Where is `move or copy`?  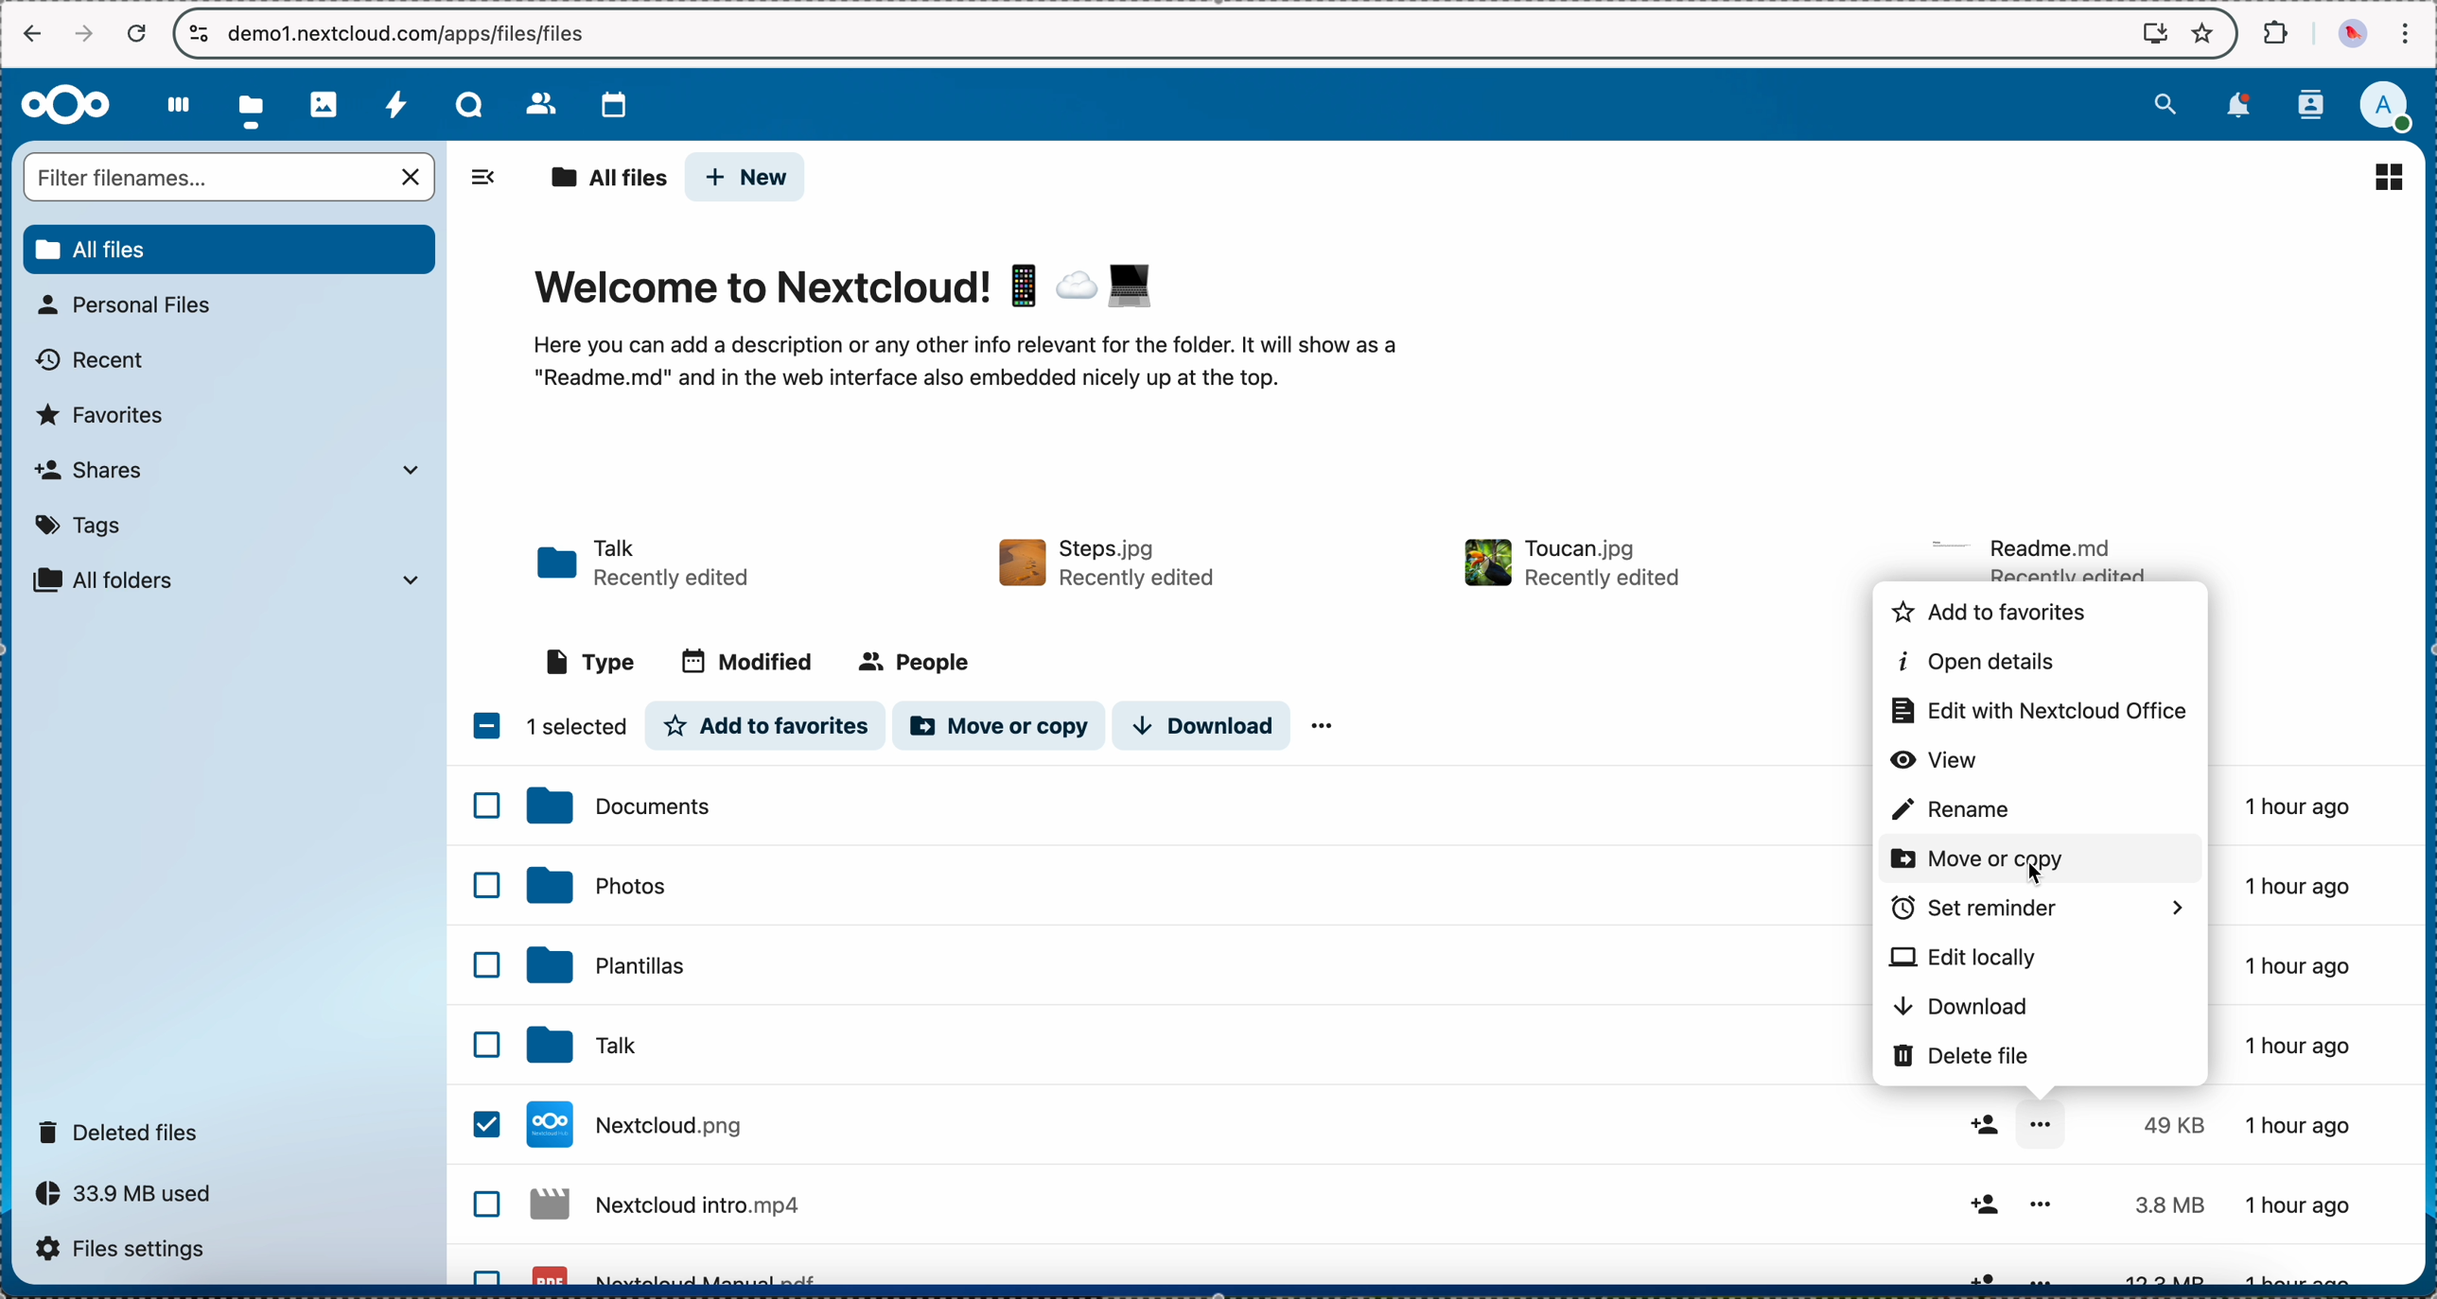 move or copy is located at coordinates (996, 726).